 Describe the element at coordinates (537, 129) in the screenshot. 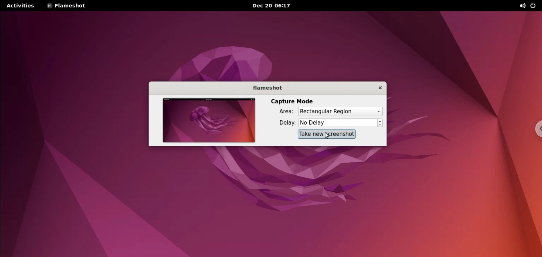

I see `chrome options` at that location.